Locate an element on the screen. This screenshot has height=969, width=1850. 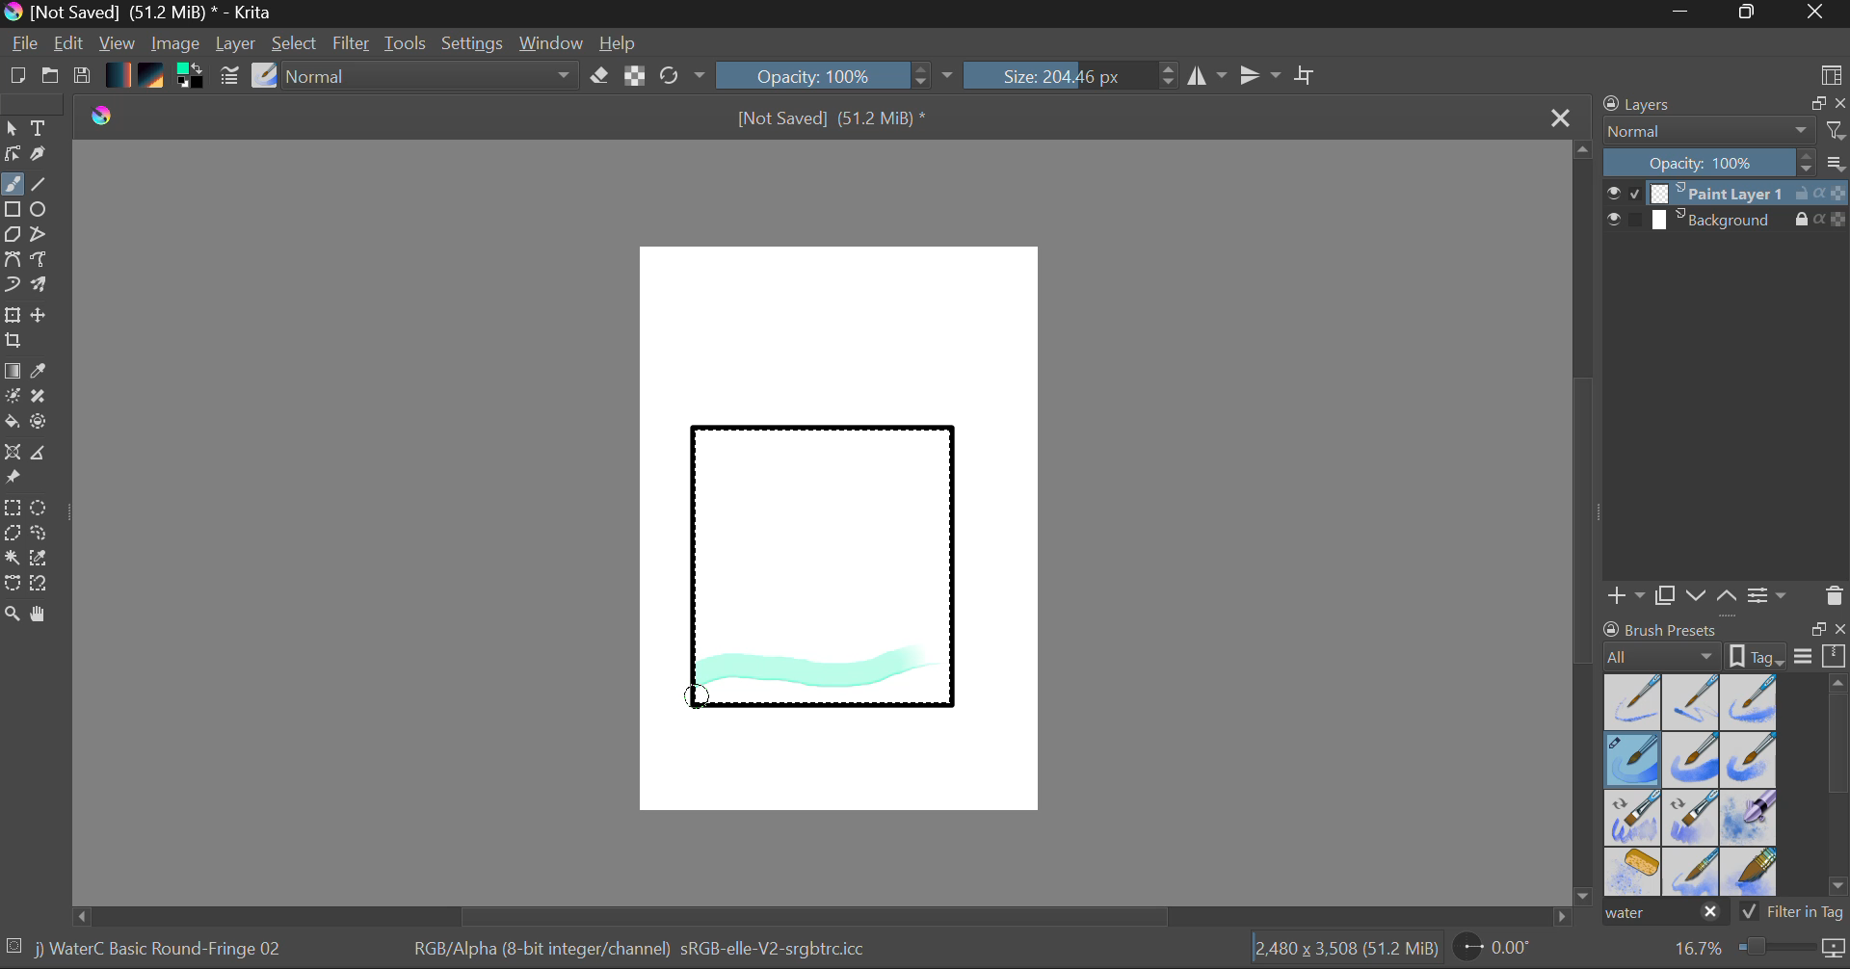
Rectangle Selection Tool is located at coordinates (12, 511).